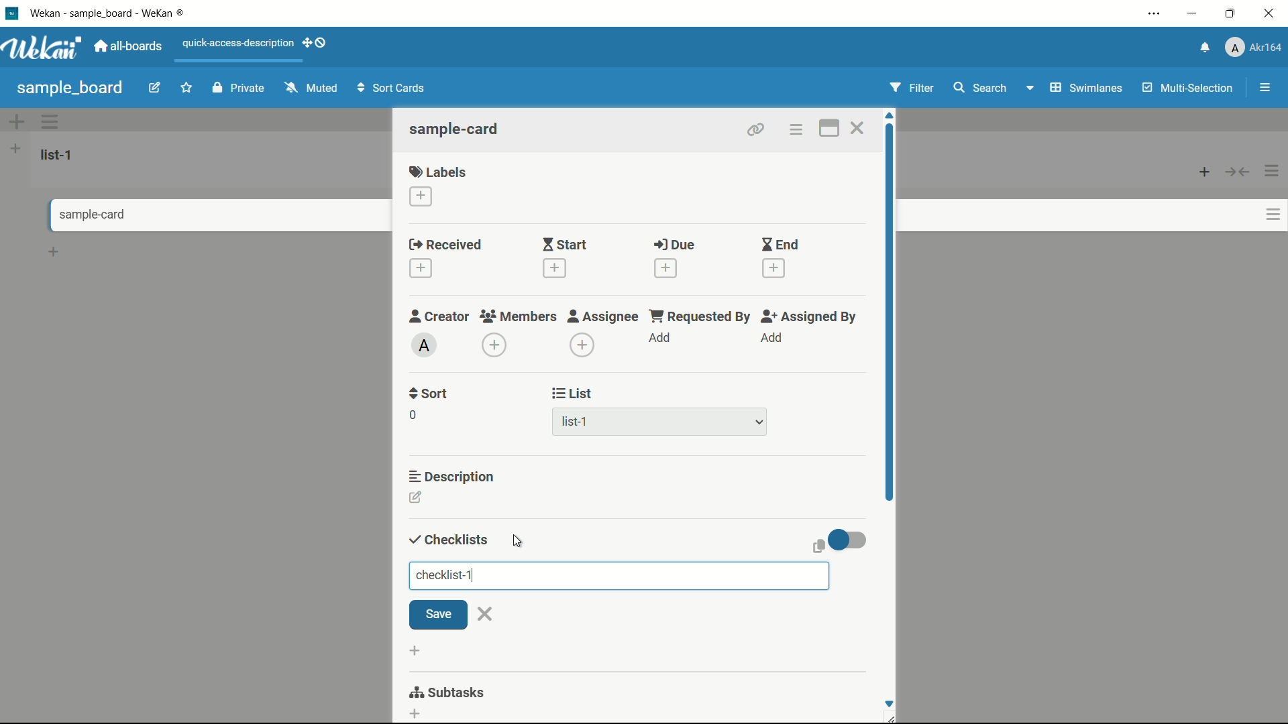 Image resolution: width=1288 pixels, height=724 pixels. What do you see at coordinates (1232, 14) in the screenshot?
I see `maximize` at bounding box center [1232, 14].